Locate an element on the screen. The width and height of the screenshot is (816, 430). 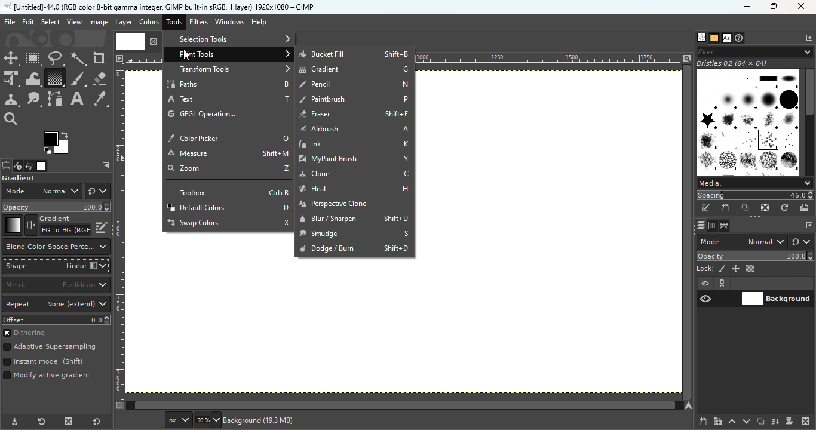
open the fonts tab is located at coordinates (726, 38).